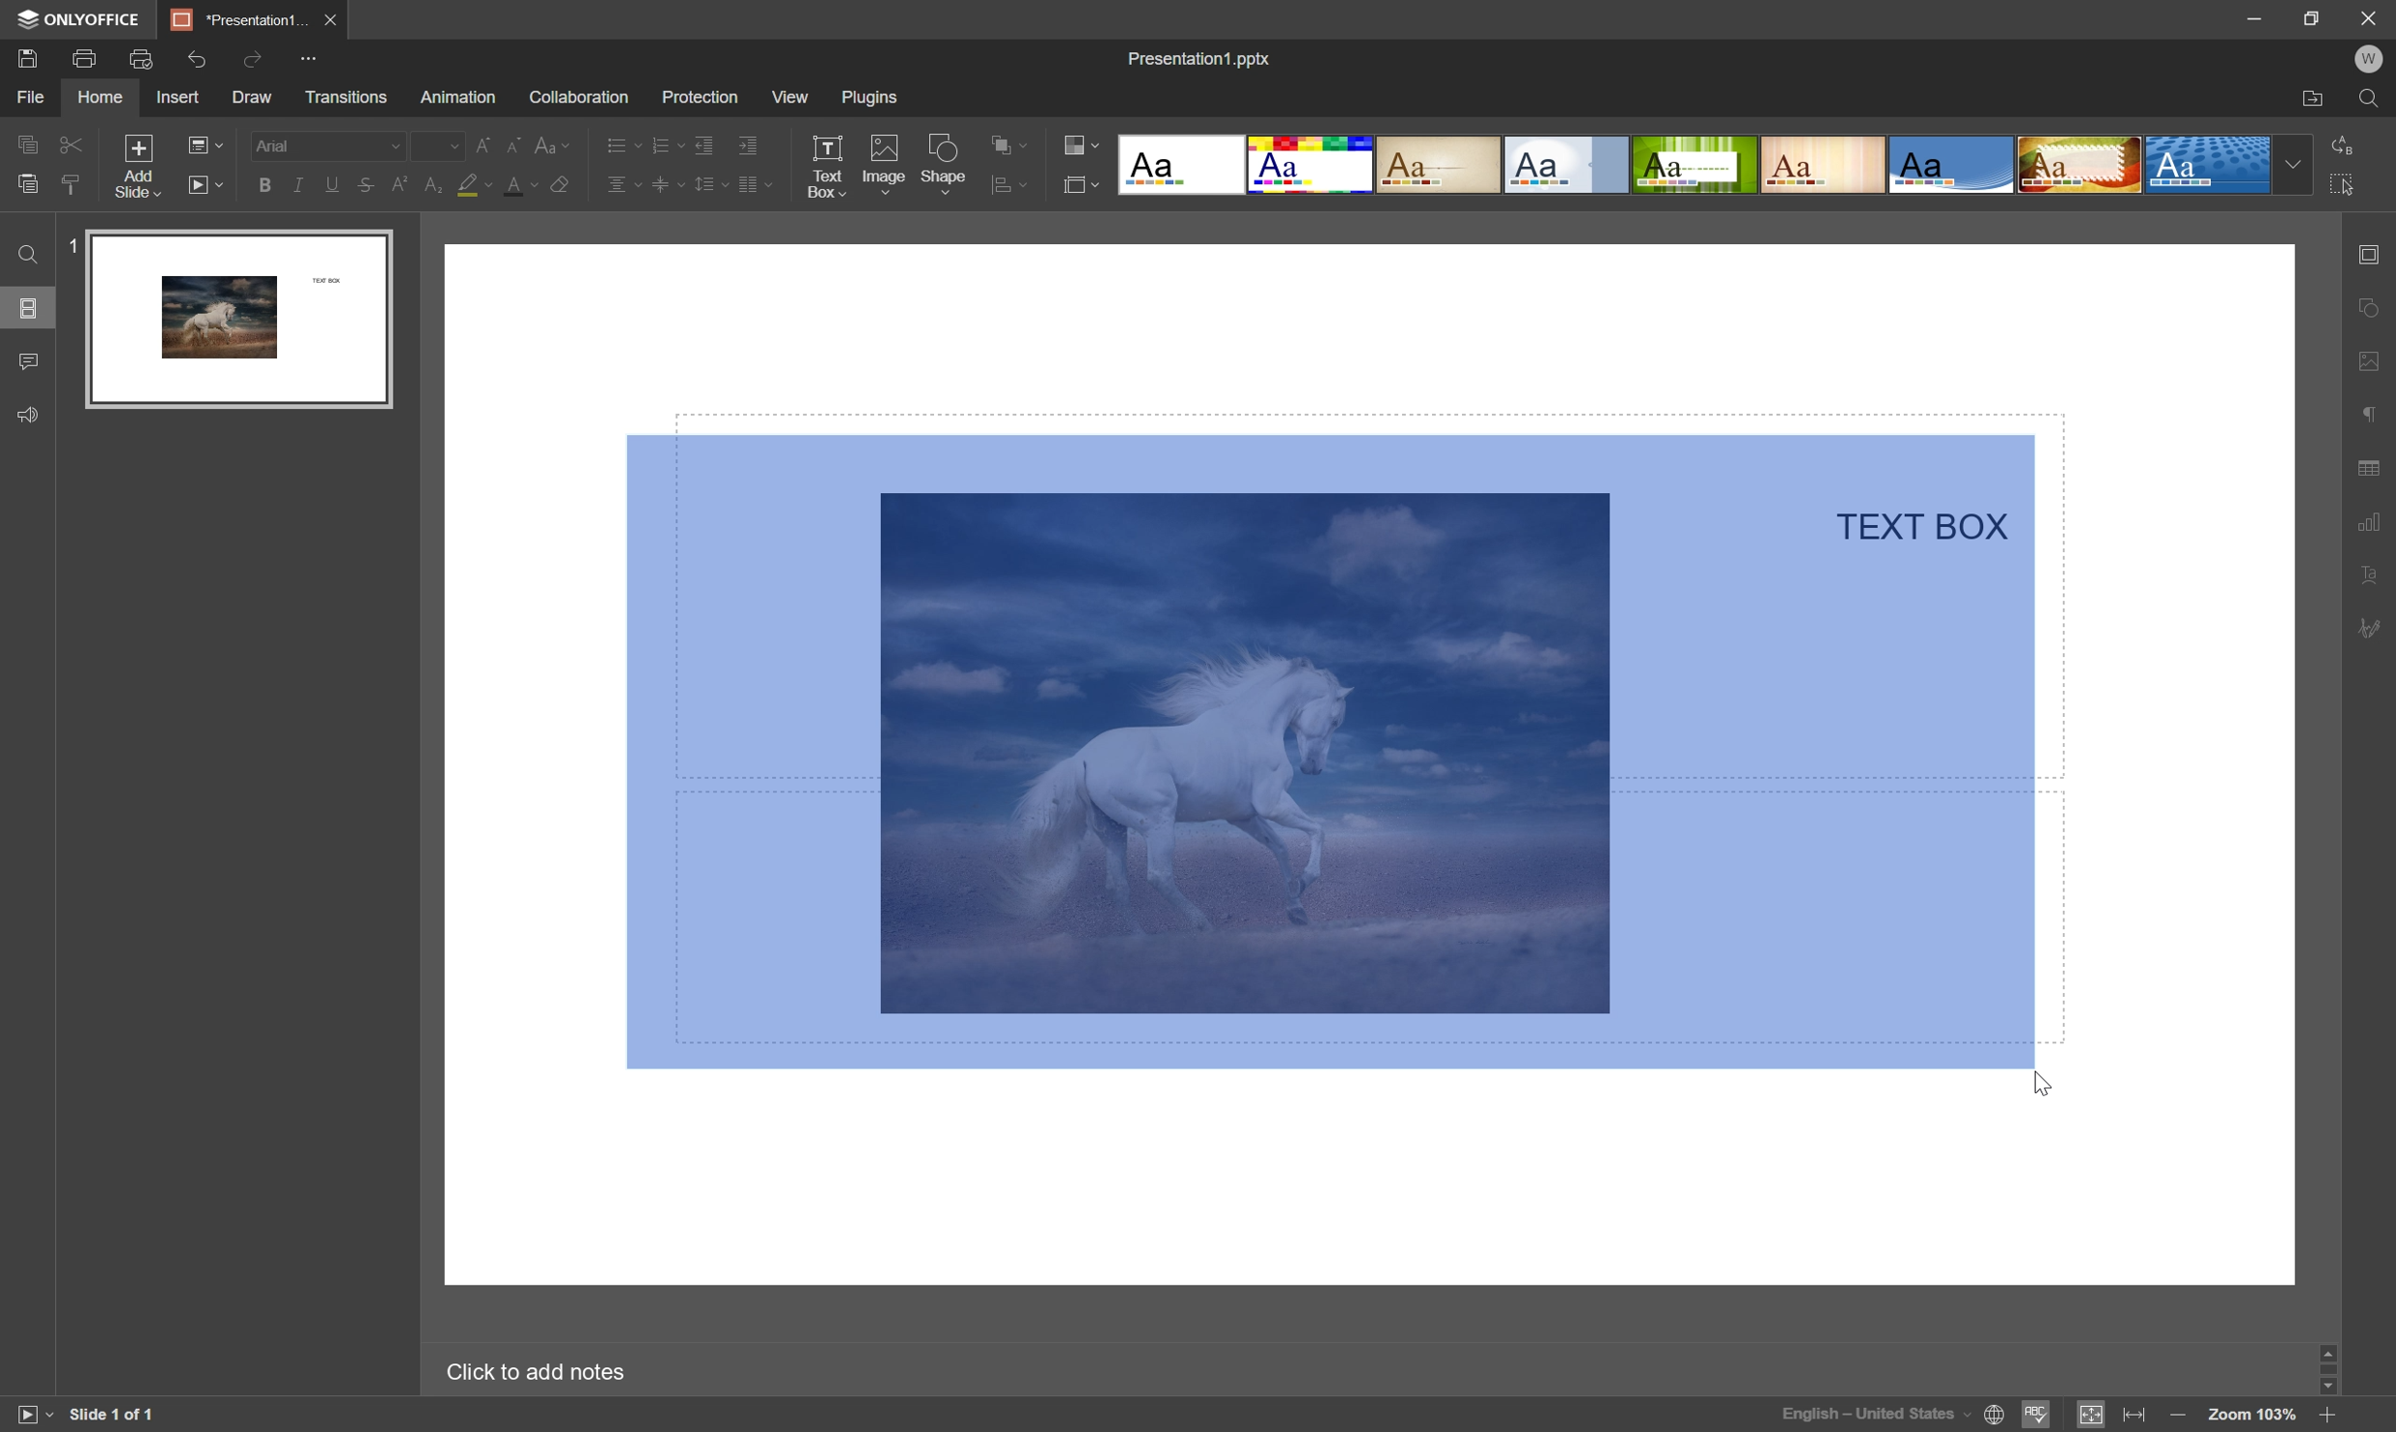 The image size is (2396, 1432). What do you see at coordinates (81, 19) in the screenshot?
I see `onlyoffice` at bounding box center [81, 19].